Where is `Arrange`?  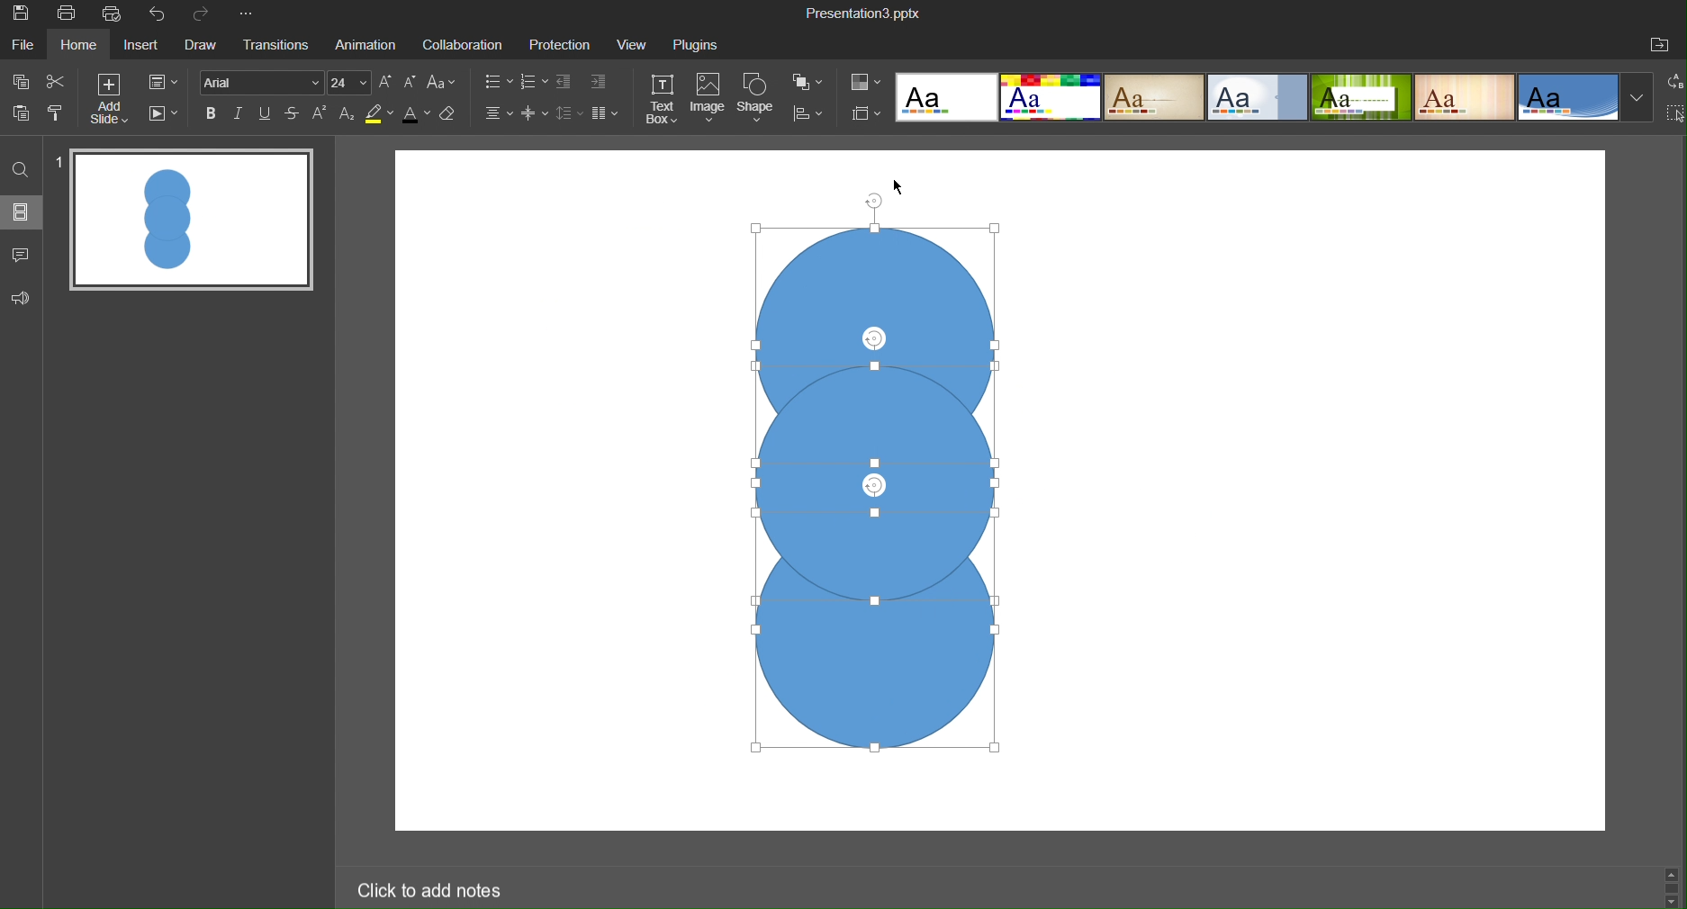
Arrange is located at coordinates (811, 85).